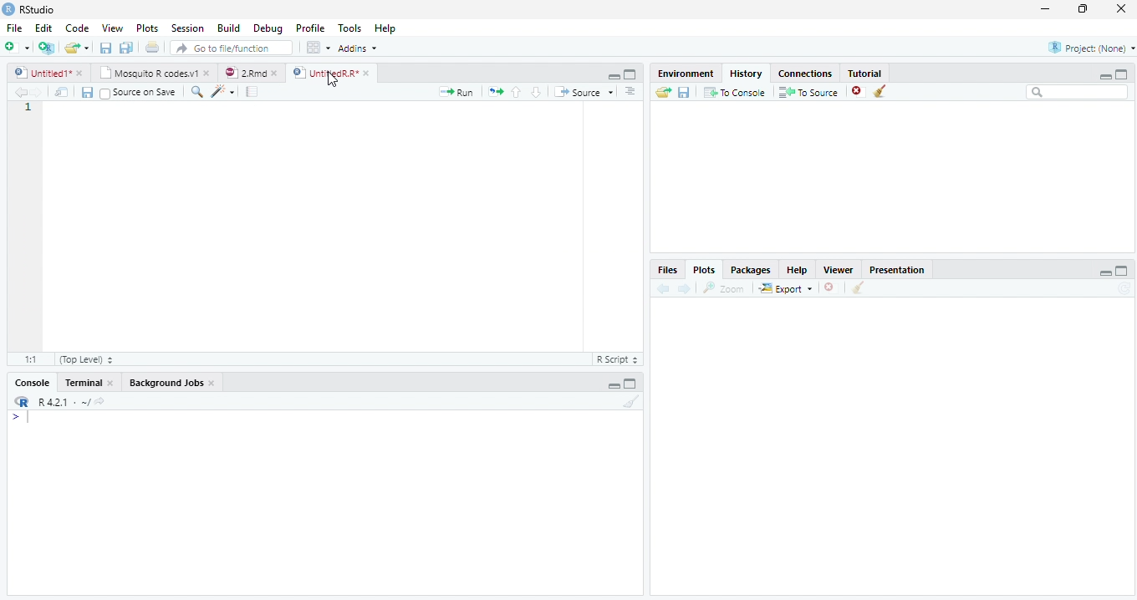 The image size is (1137, 600). I want to click on Save, so click(87, 92).